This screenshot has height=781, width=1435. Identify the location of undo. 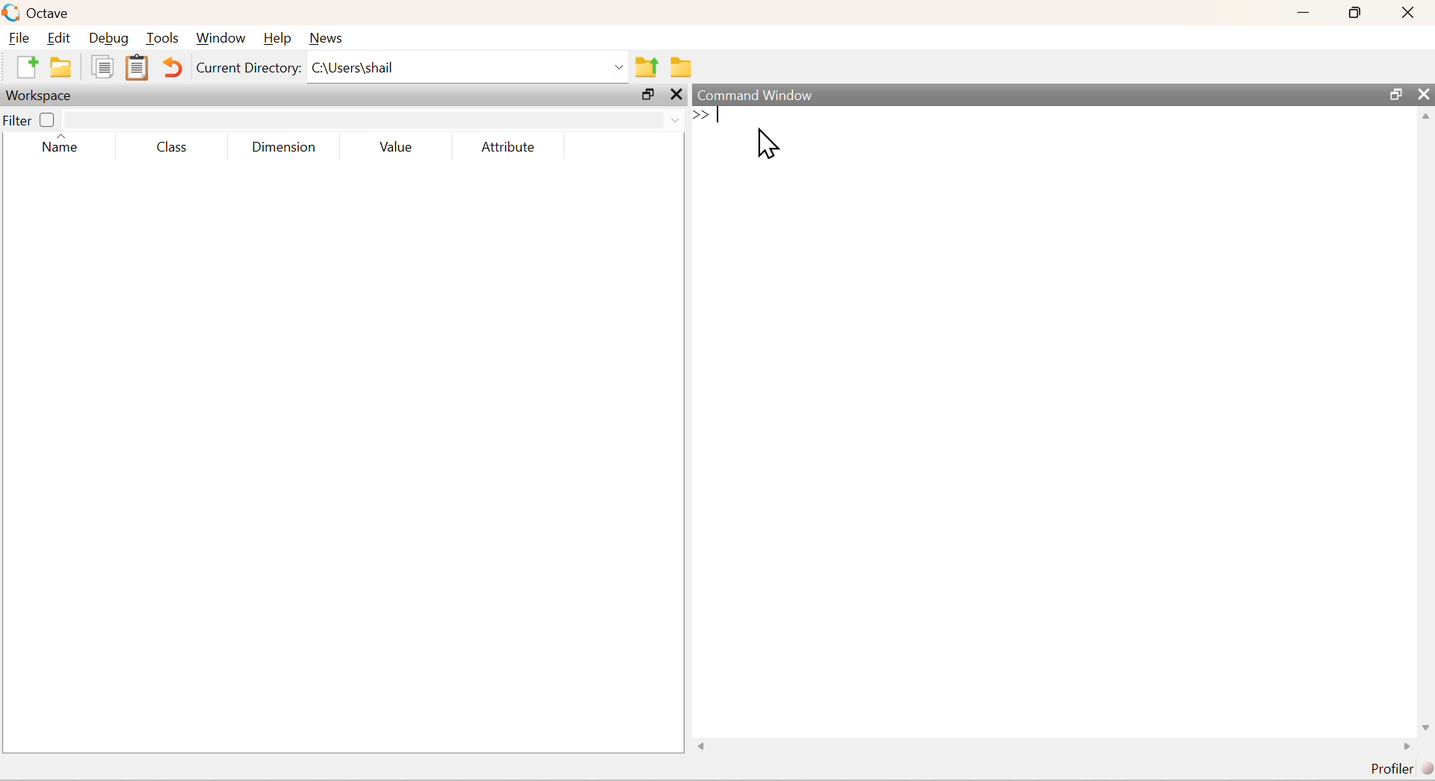
(173, 66).